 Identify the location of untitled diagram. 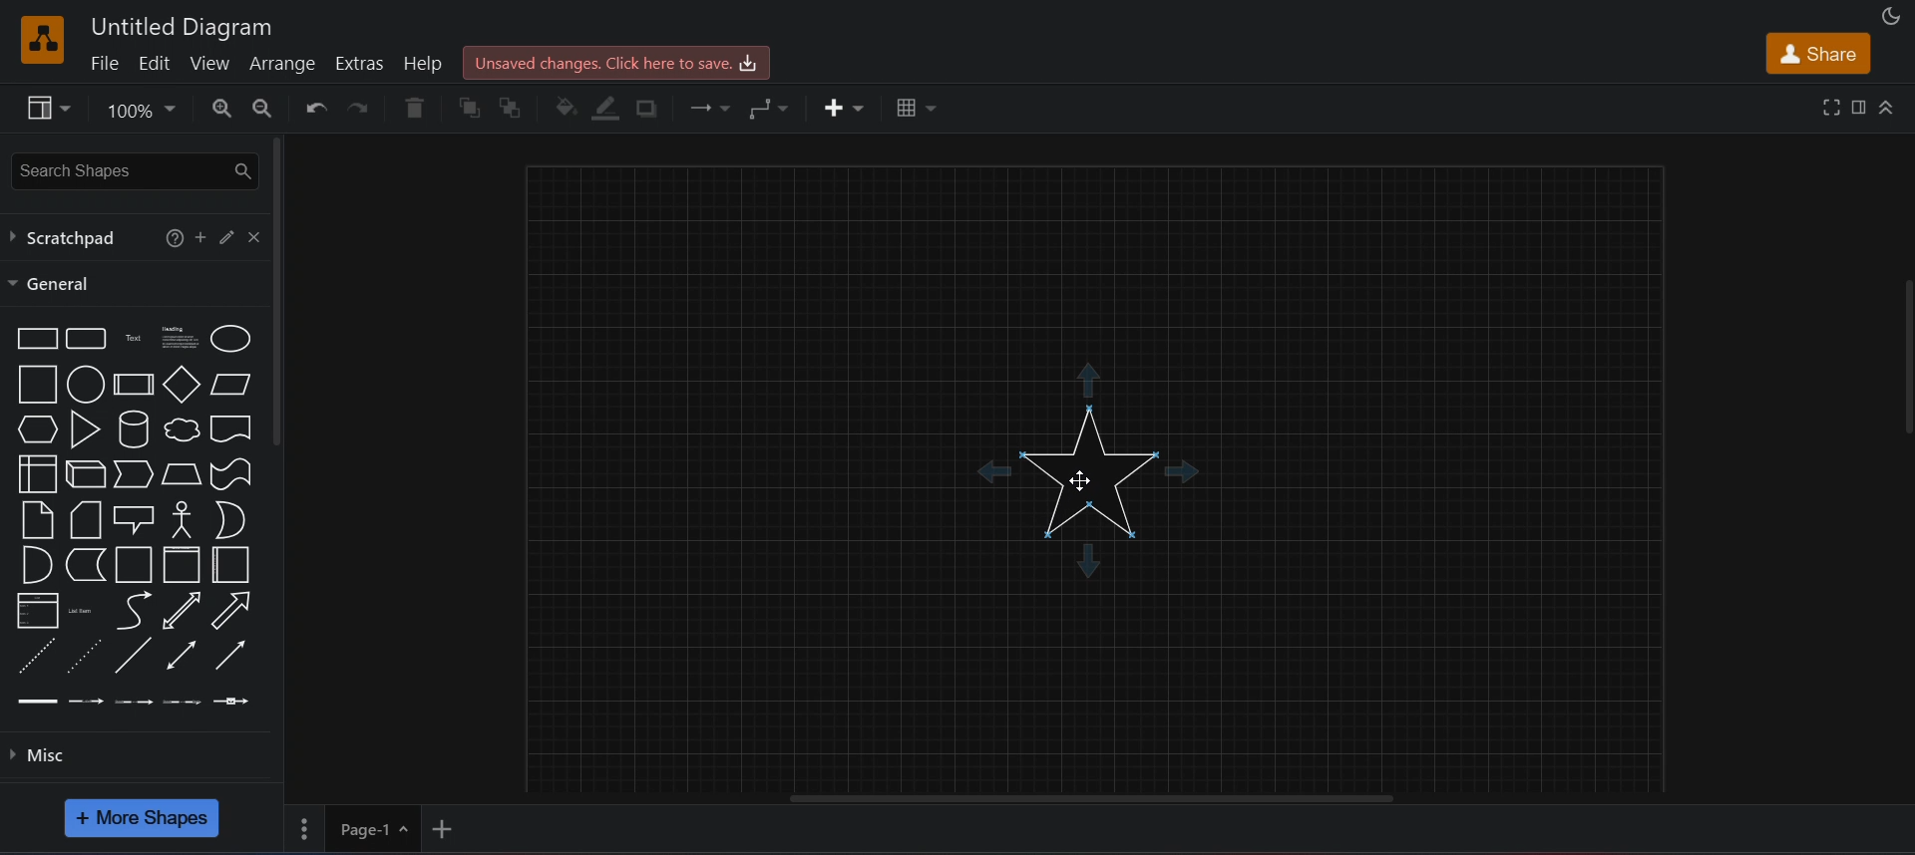
(186, 30).